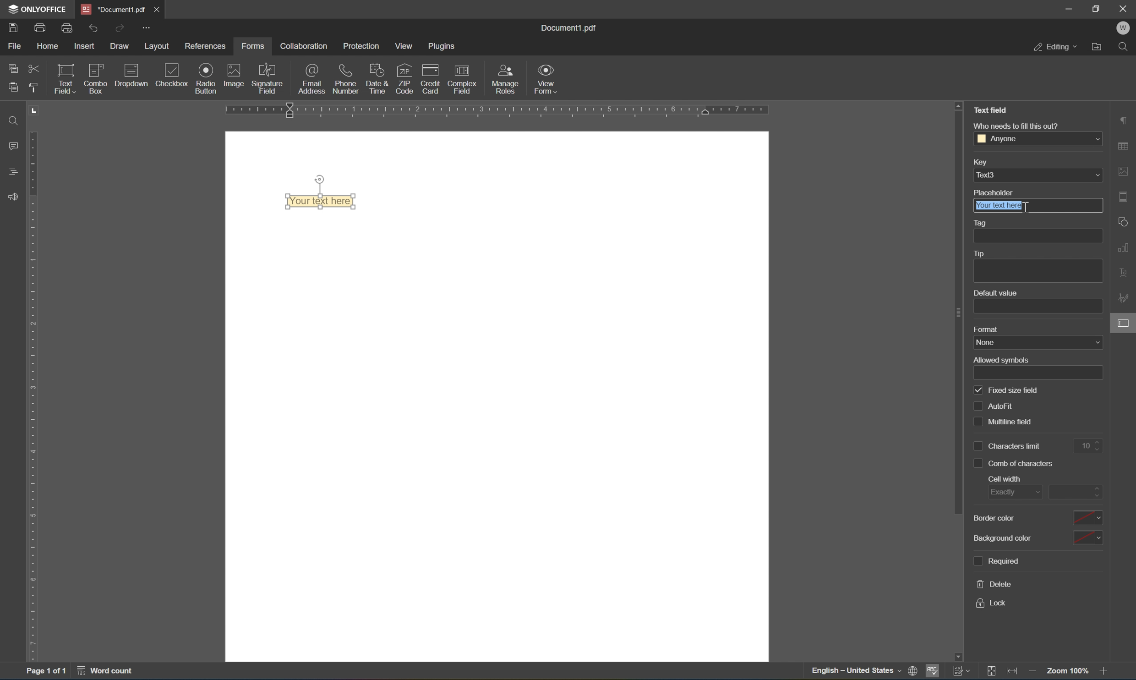 This screenshot has width=1136, height=680. What do you see at coordinates (1036, 518) in the screenshot?
I see `border color` at bounding box center [1036, 518].